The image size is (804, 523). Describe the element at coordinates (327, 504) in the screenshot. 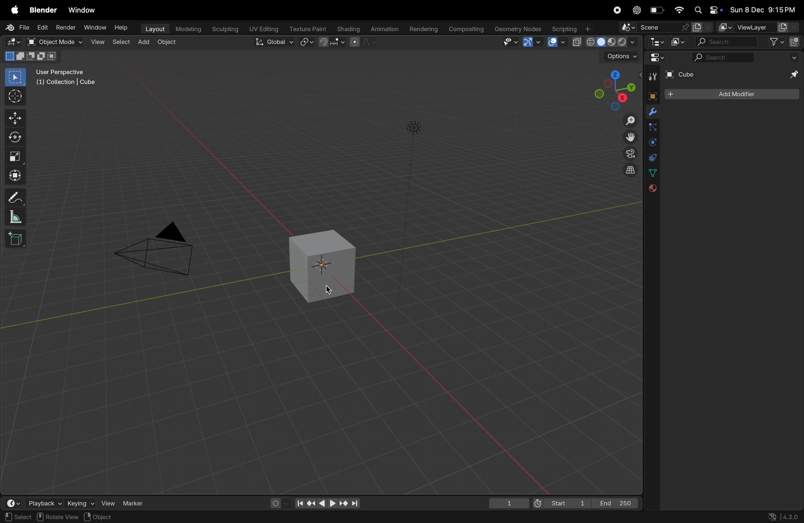

I see `playbacks controls` at that location.